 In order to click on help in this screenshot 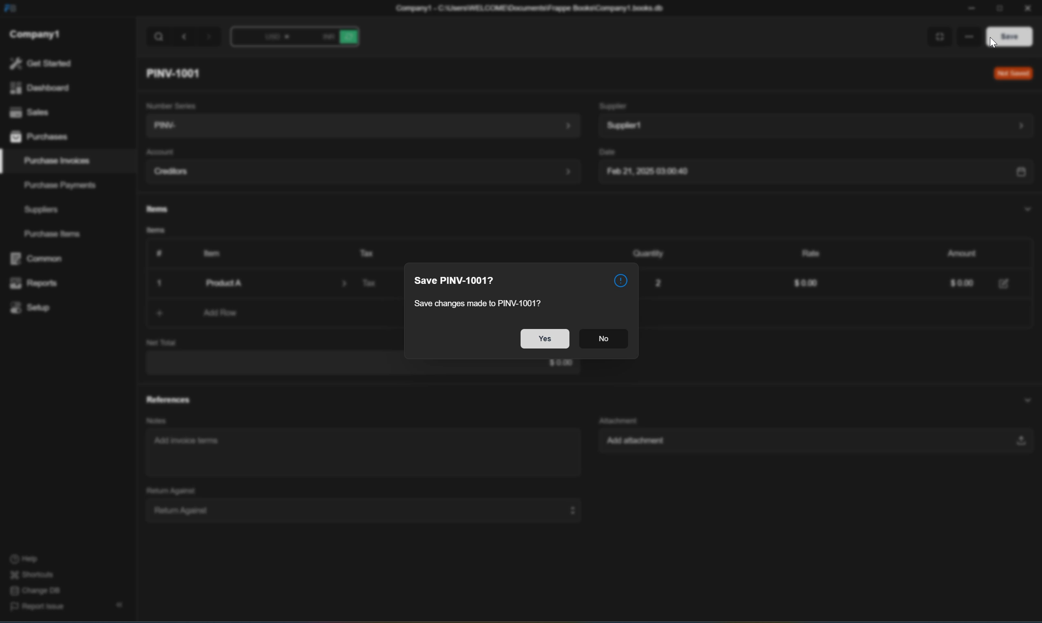, I will do `click(24, 560)`.